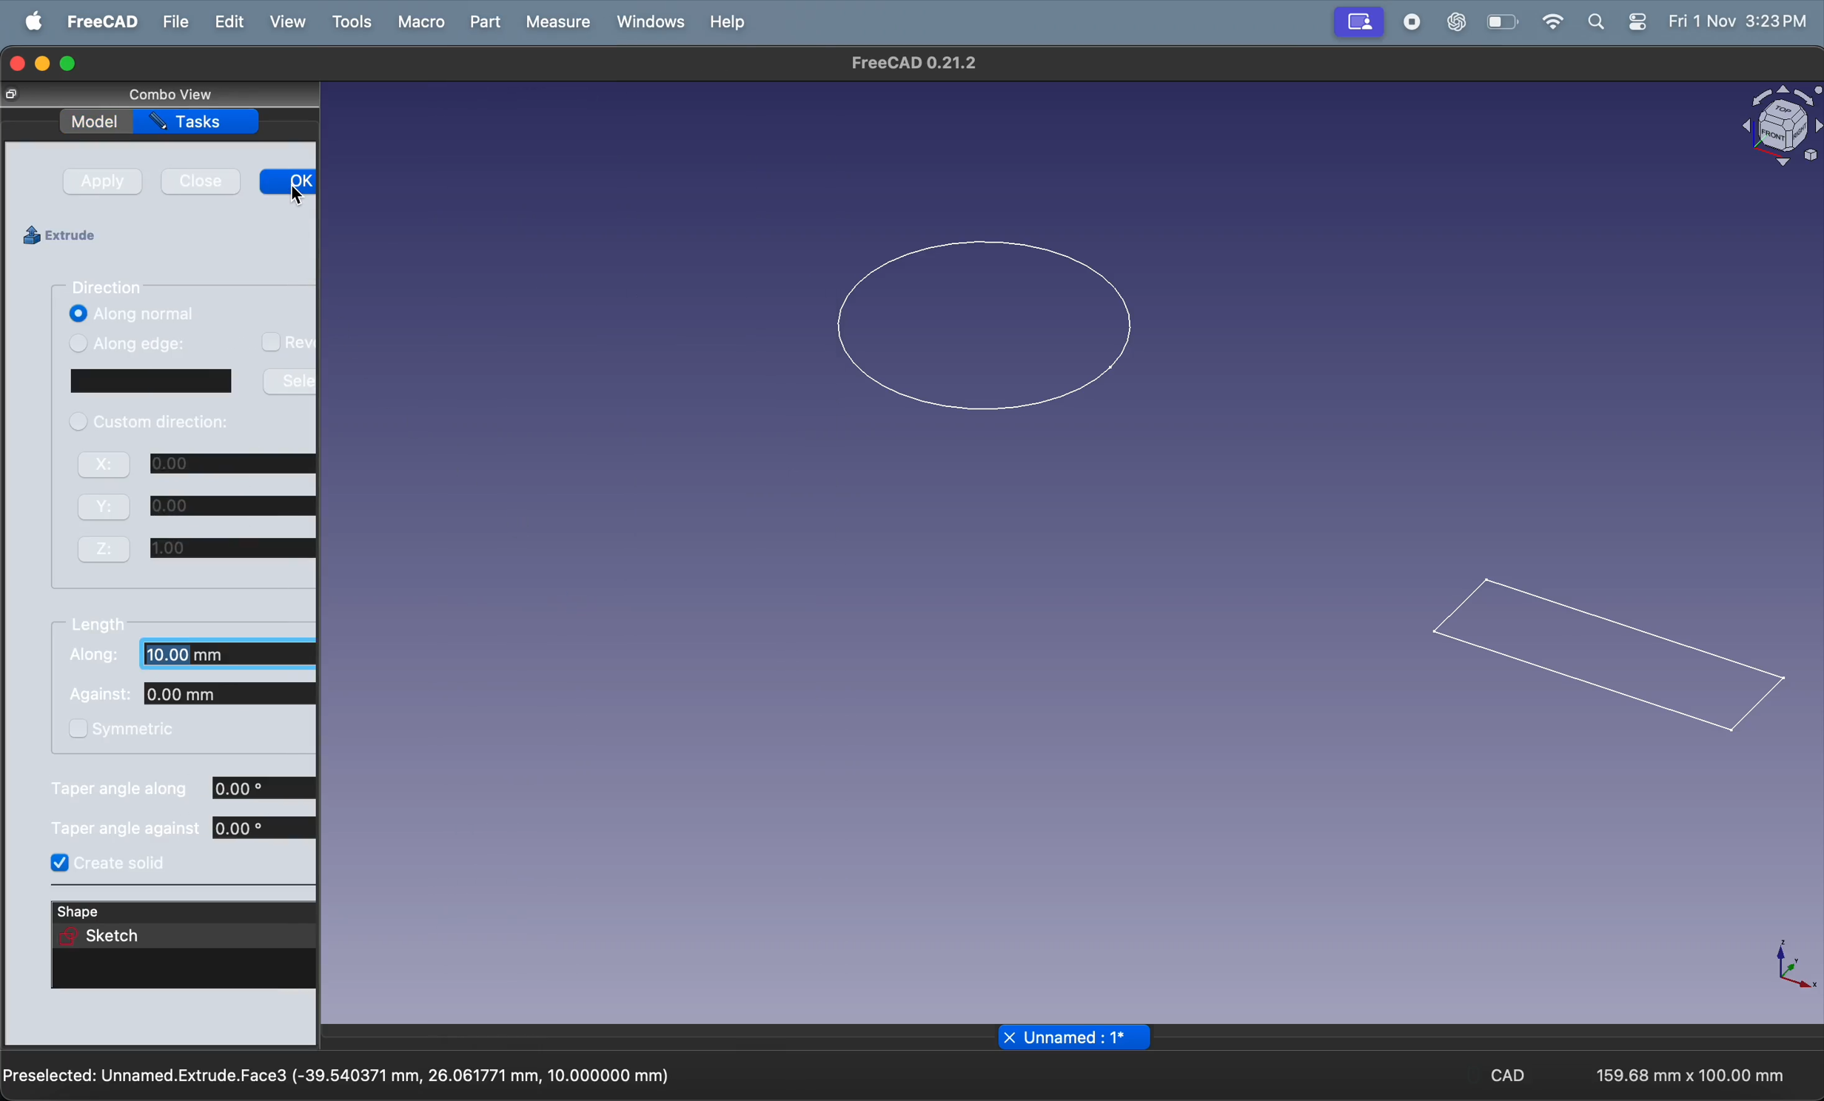  What do you see at coordinates (67, 64) in the screenshot?
I see `maximize` at bounding box center [67, 64].